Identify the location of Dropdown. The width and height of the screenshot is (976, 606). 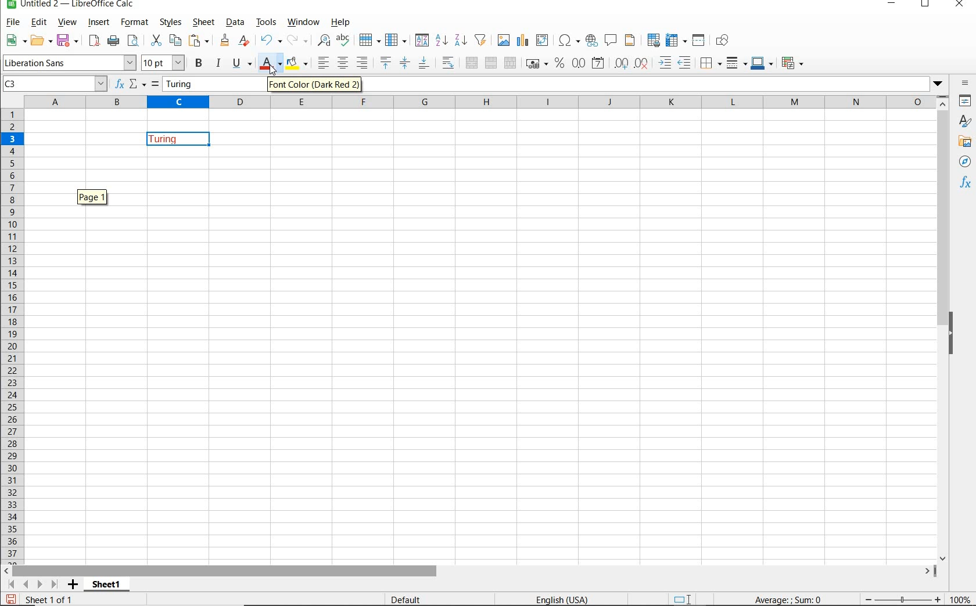
(938, 84).